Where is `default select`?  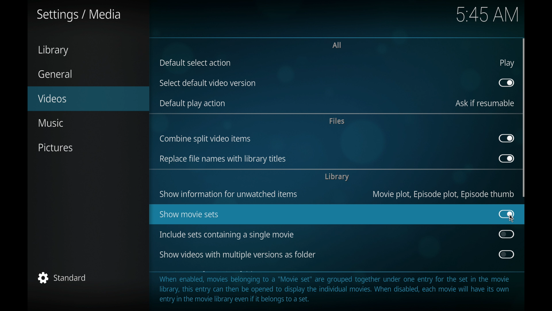
default select is located at coordinates (195, 63).